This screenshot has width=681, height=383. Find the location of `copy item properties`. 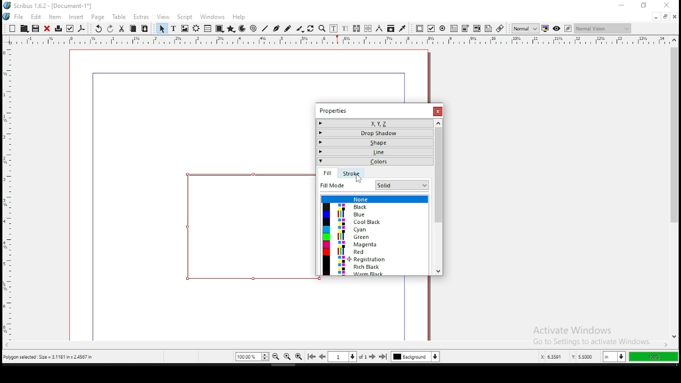

copy item properties is located at coordinates (391, 29).